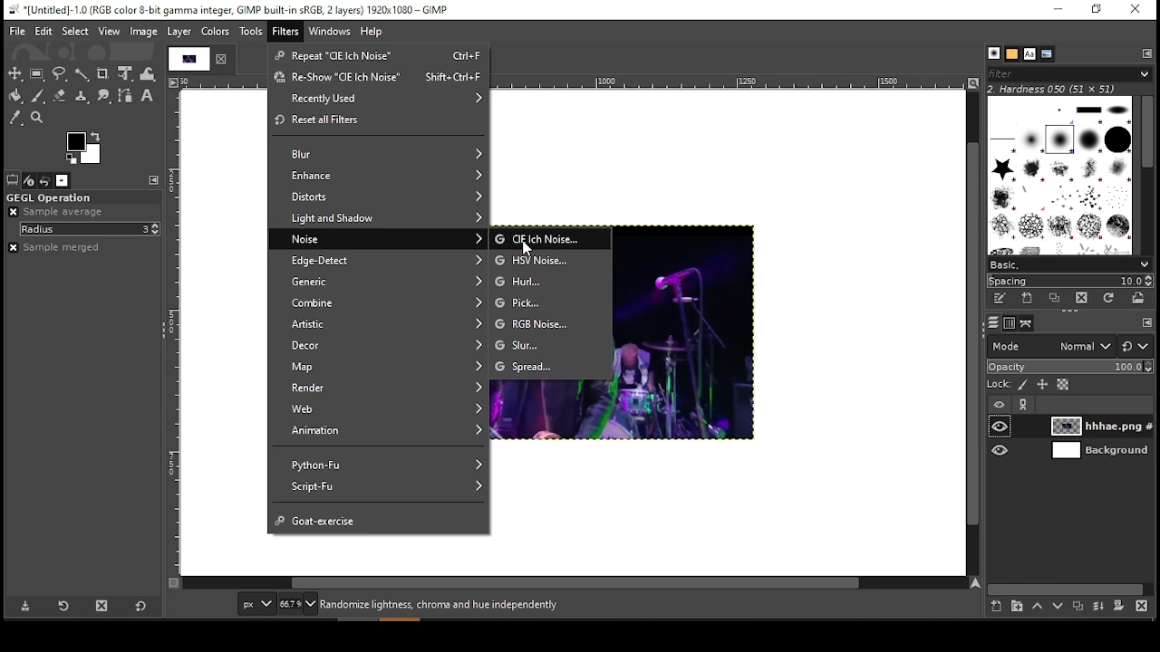 The height and width of the screenshot is (652, 1160). What do you see at coordinates (1057, 299) in the screenshot?
I see `duplicate this brush` at bounding box center [1057, 299].